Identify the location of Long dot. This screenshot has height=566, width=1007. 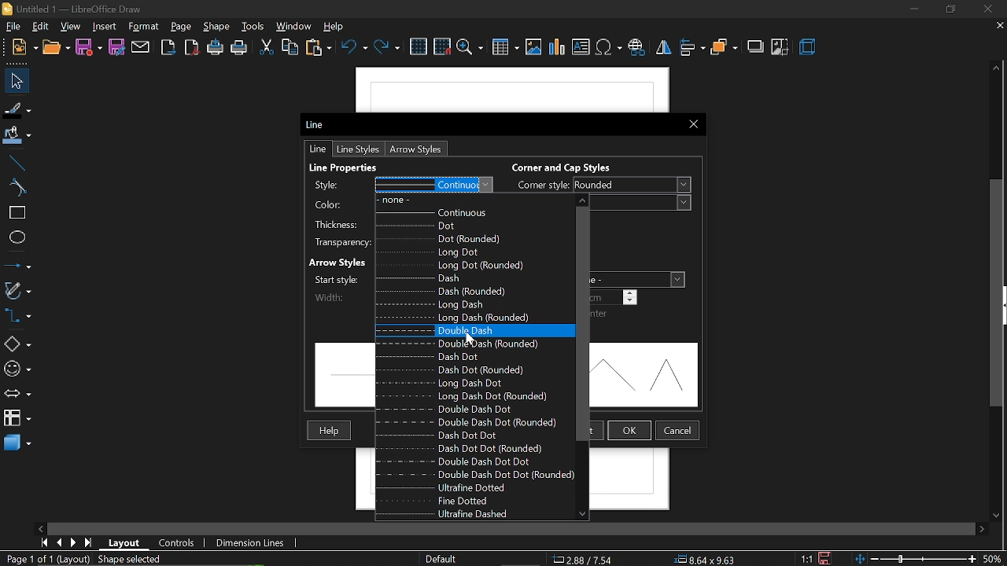
(472, 251).